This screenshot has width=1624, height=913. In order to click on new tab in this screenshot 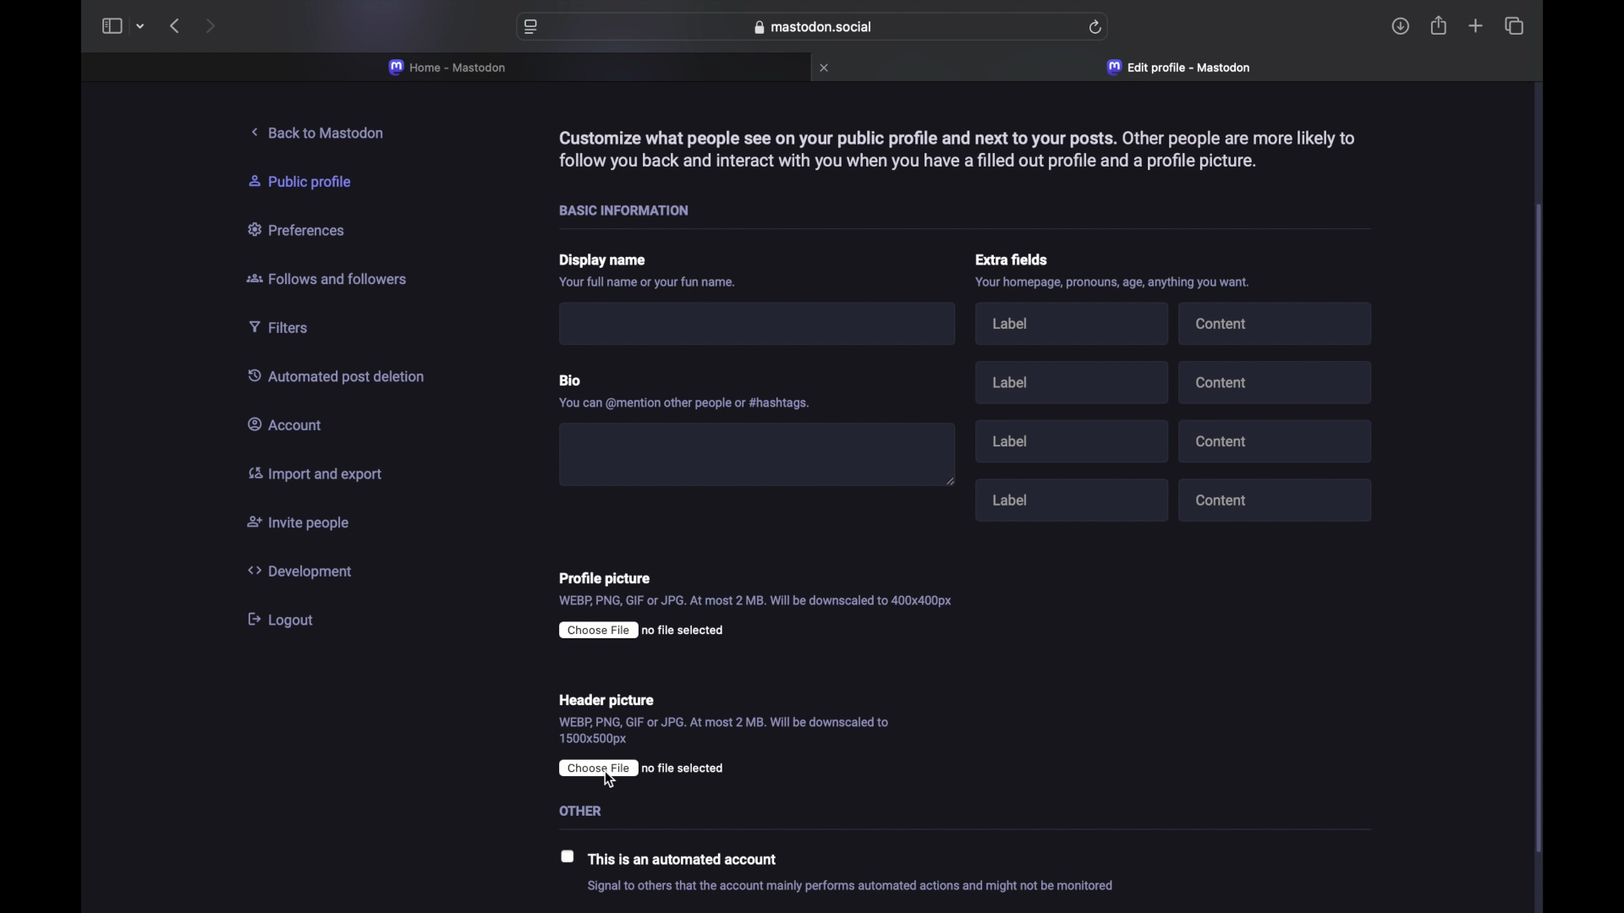, I will do `click(1475, 28)`.